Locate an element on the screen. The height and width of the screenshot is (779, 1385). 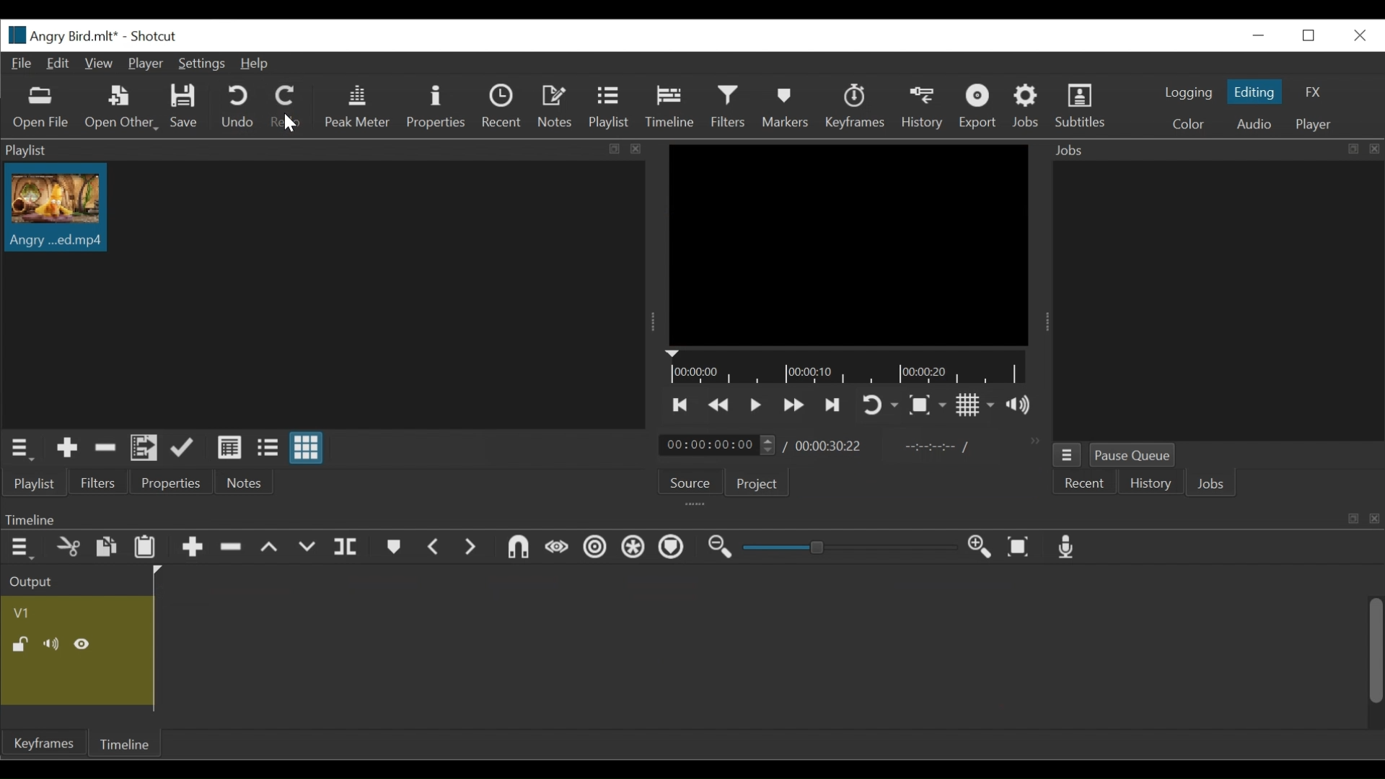
View as details is located at coordinates (230, 447).